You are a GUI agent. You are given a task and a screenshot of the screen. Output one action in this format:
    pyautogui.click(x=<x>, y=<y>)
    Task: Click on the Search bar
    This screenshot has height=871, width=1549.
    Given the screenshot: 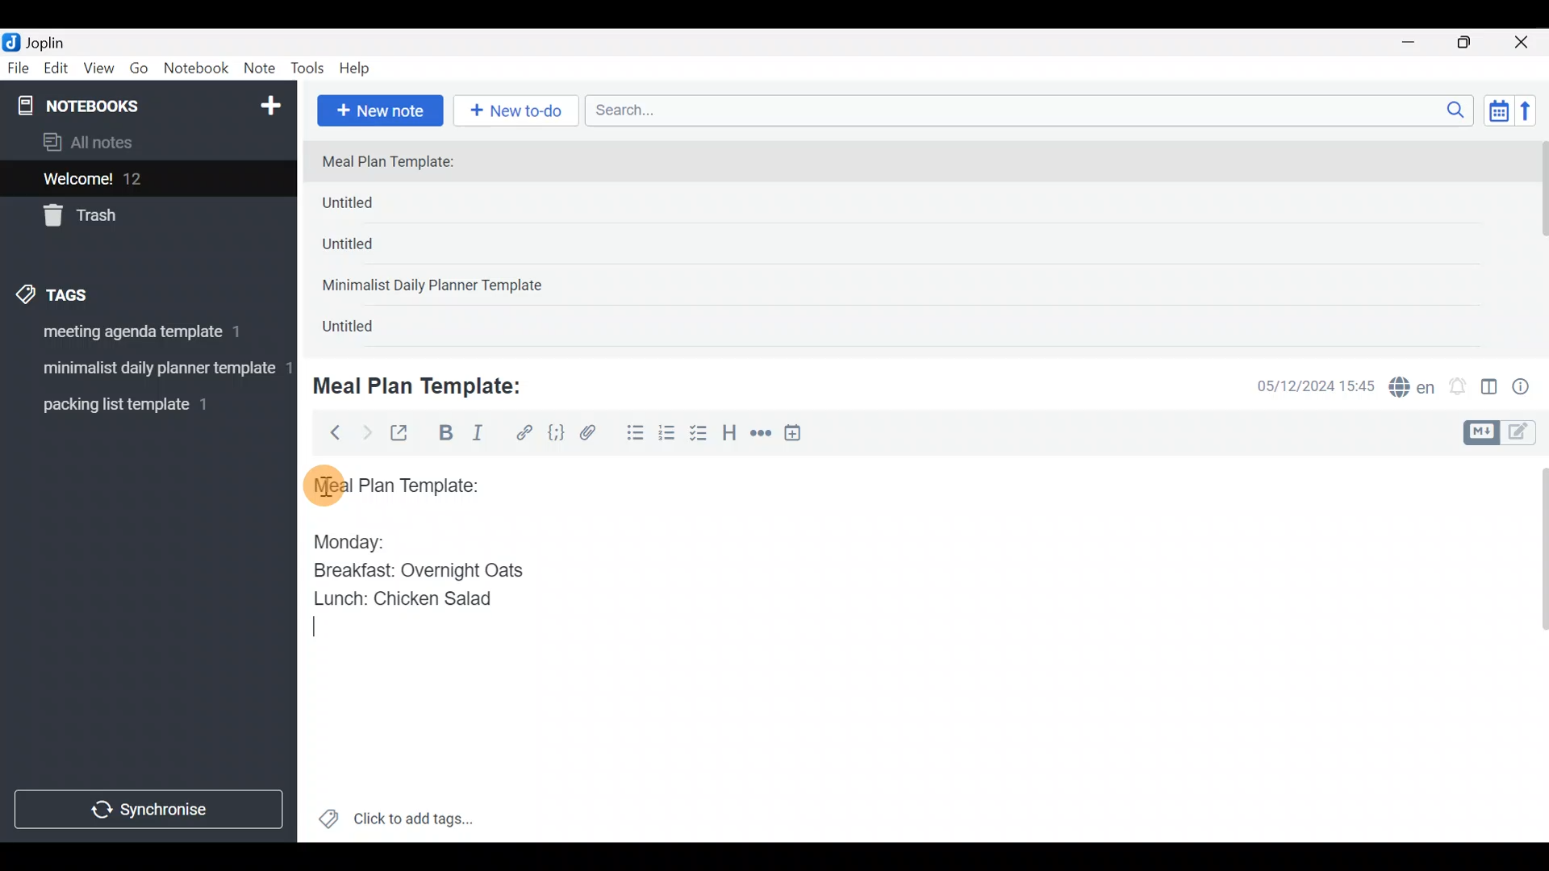 What is the action you would take?
    pyautogui.click(x=1033, y=108)
    